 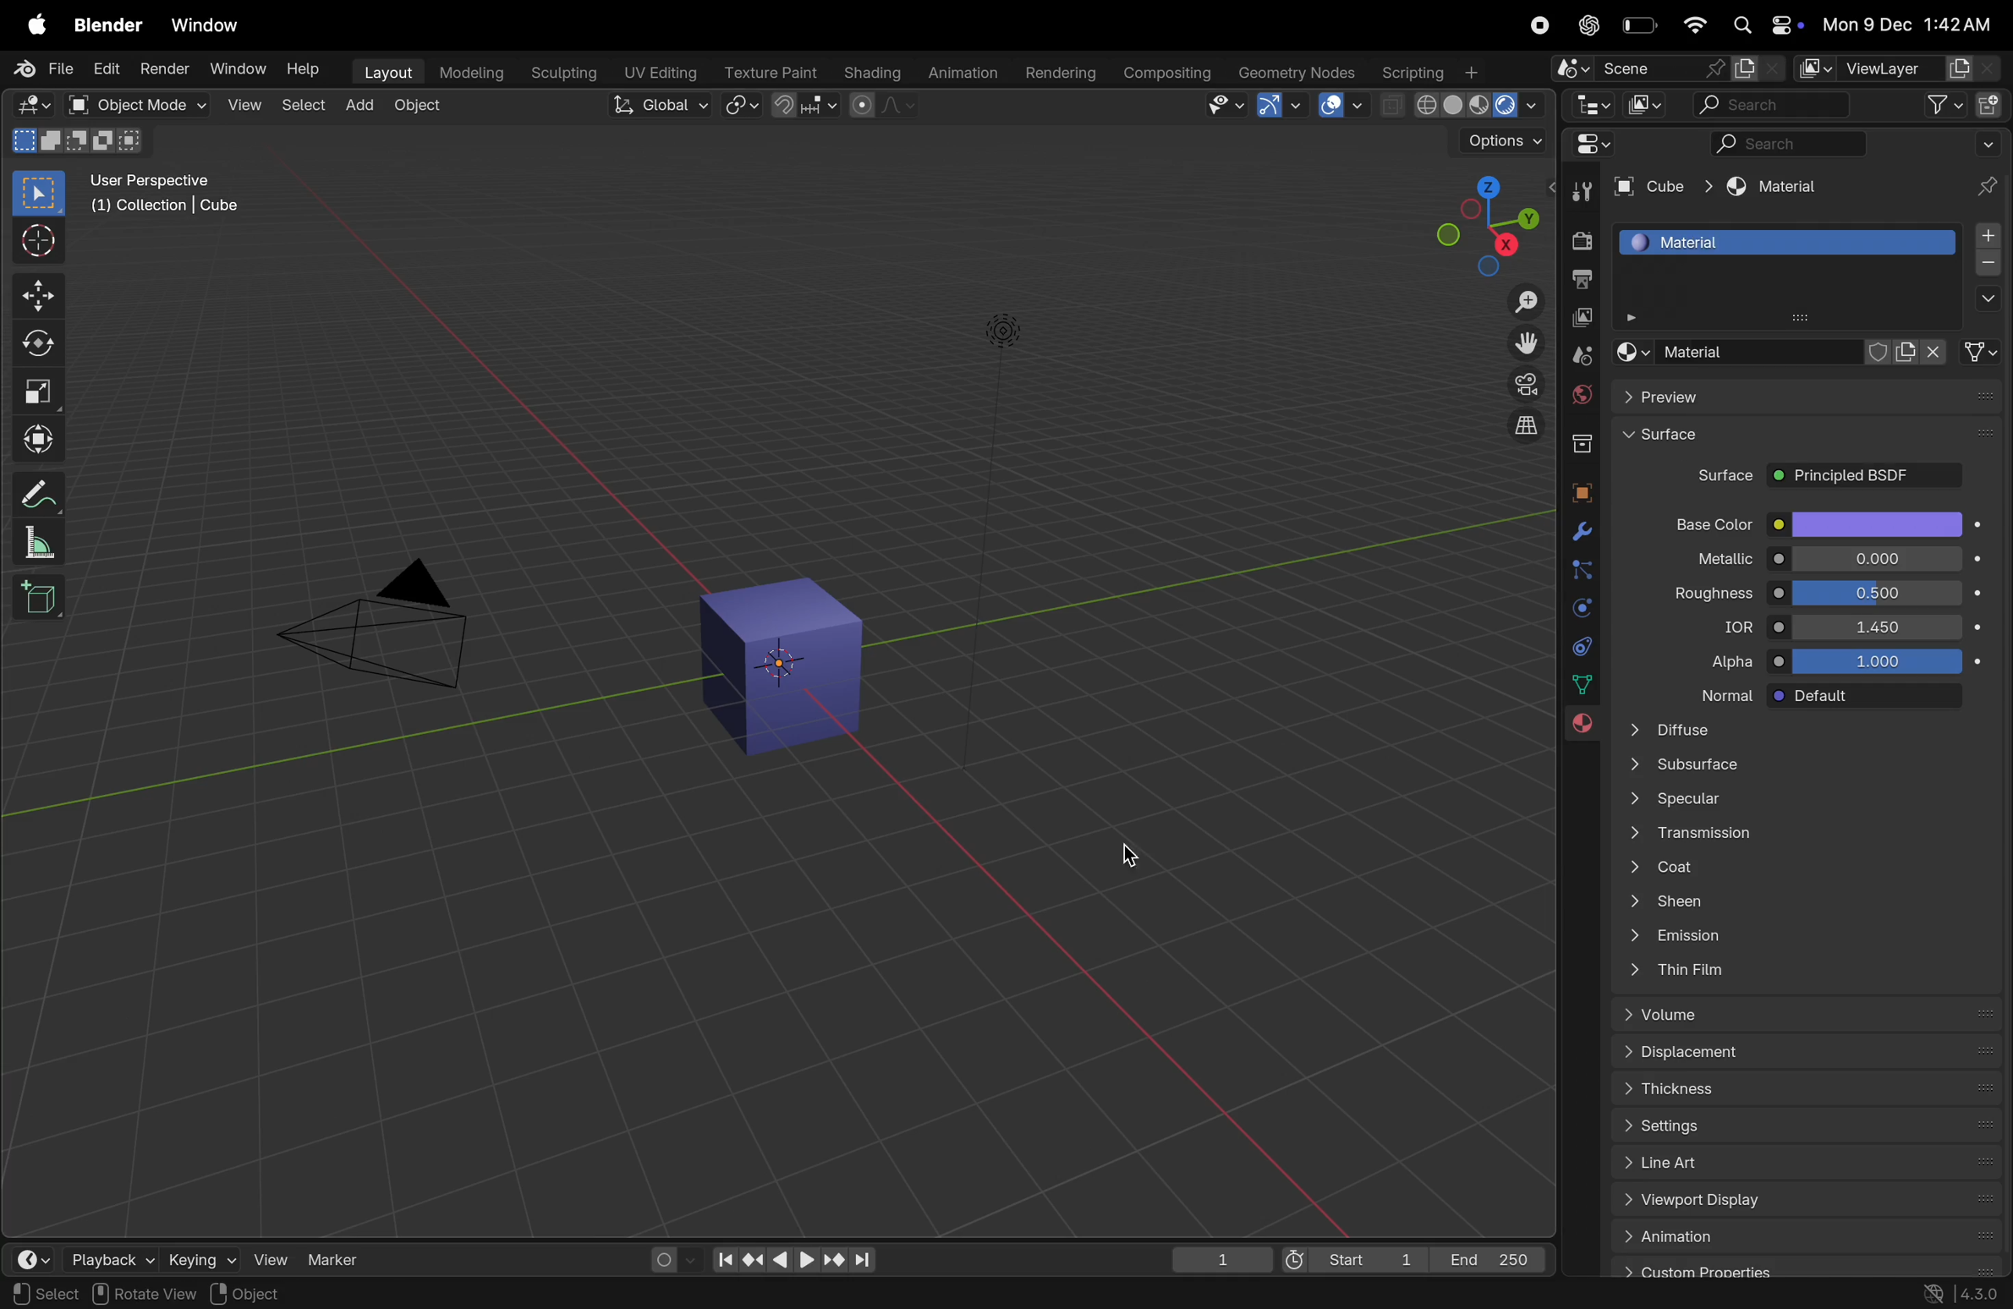 I want to click on transform, so click(x=37, y=440).